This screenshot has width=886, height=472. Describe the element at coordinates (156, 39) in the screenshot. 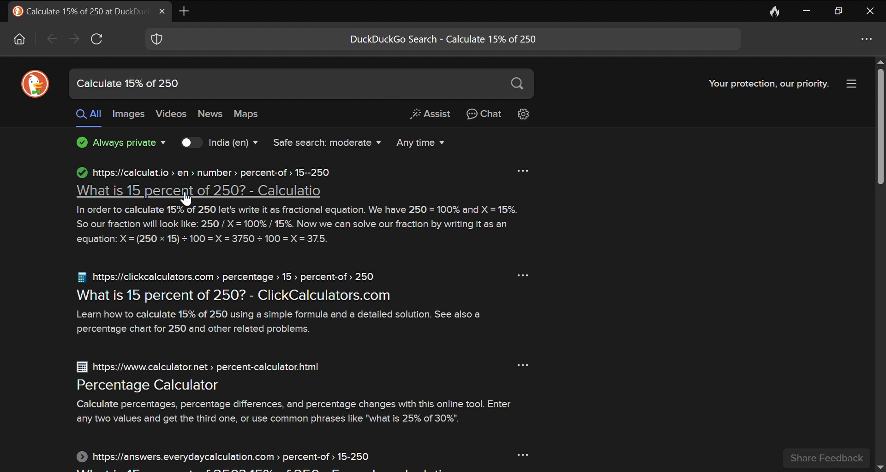

I see `shield logo` at that location.